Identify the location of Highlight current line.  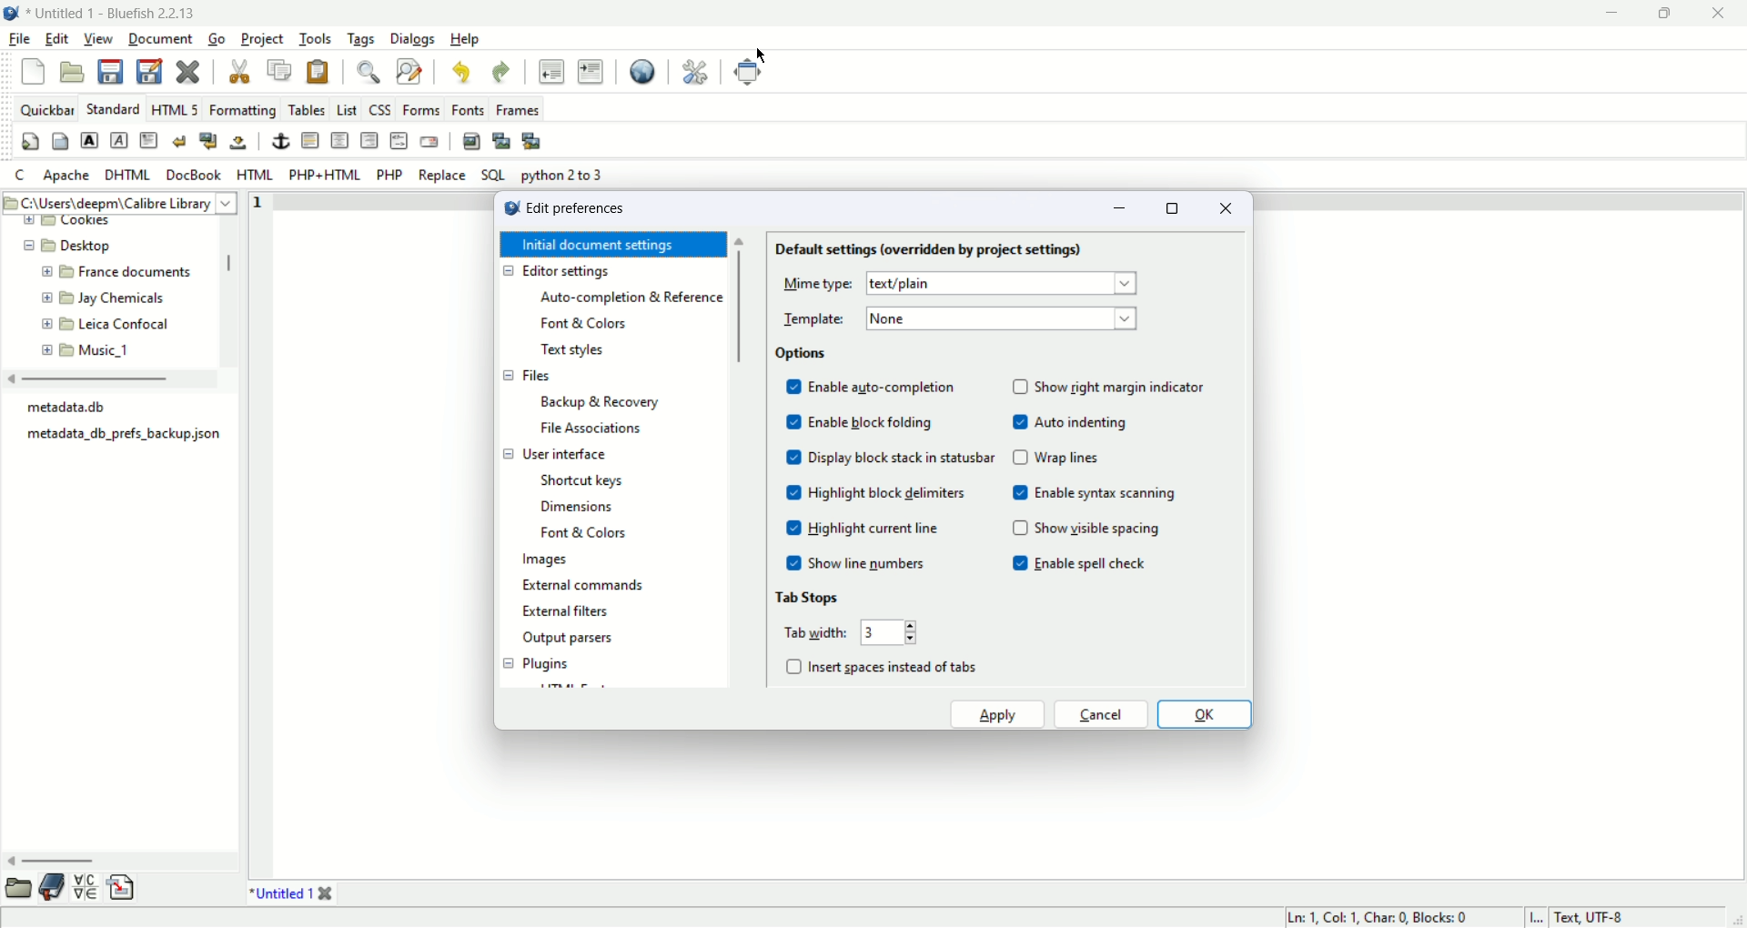
(891, 529).